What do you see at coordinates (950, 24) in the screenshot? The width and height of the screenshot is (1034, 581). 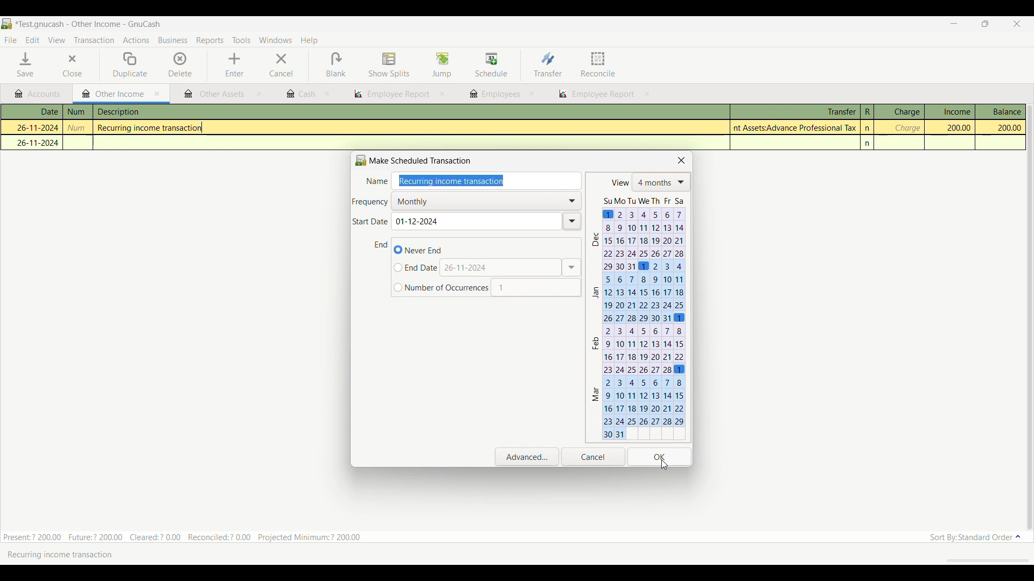 I see `Minimize` at bounding box center [950, 24].